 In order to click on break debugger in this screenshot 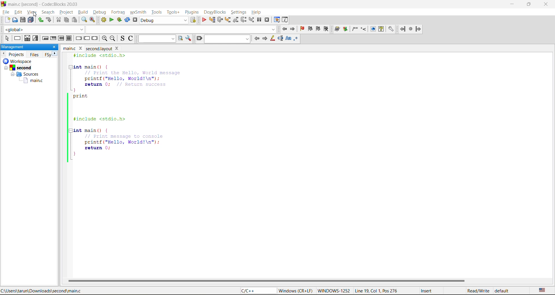, I will do `click(260, 19)`.